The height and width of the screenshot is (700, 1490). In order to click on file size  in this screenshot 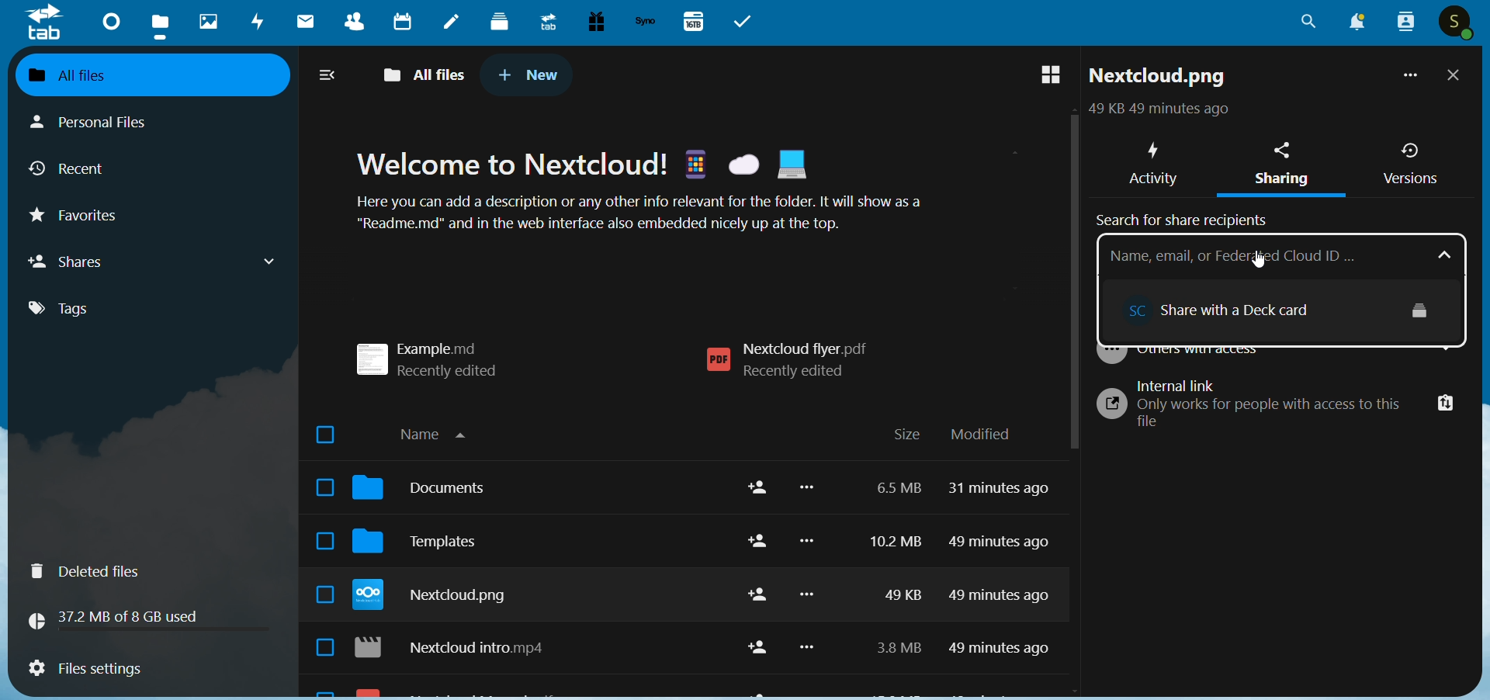, I will do `click(892, 573)`.